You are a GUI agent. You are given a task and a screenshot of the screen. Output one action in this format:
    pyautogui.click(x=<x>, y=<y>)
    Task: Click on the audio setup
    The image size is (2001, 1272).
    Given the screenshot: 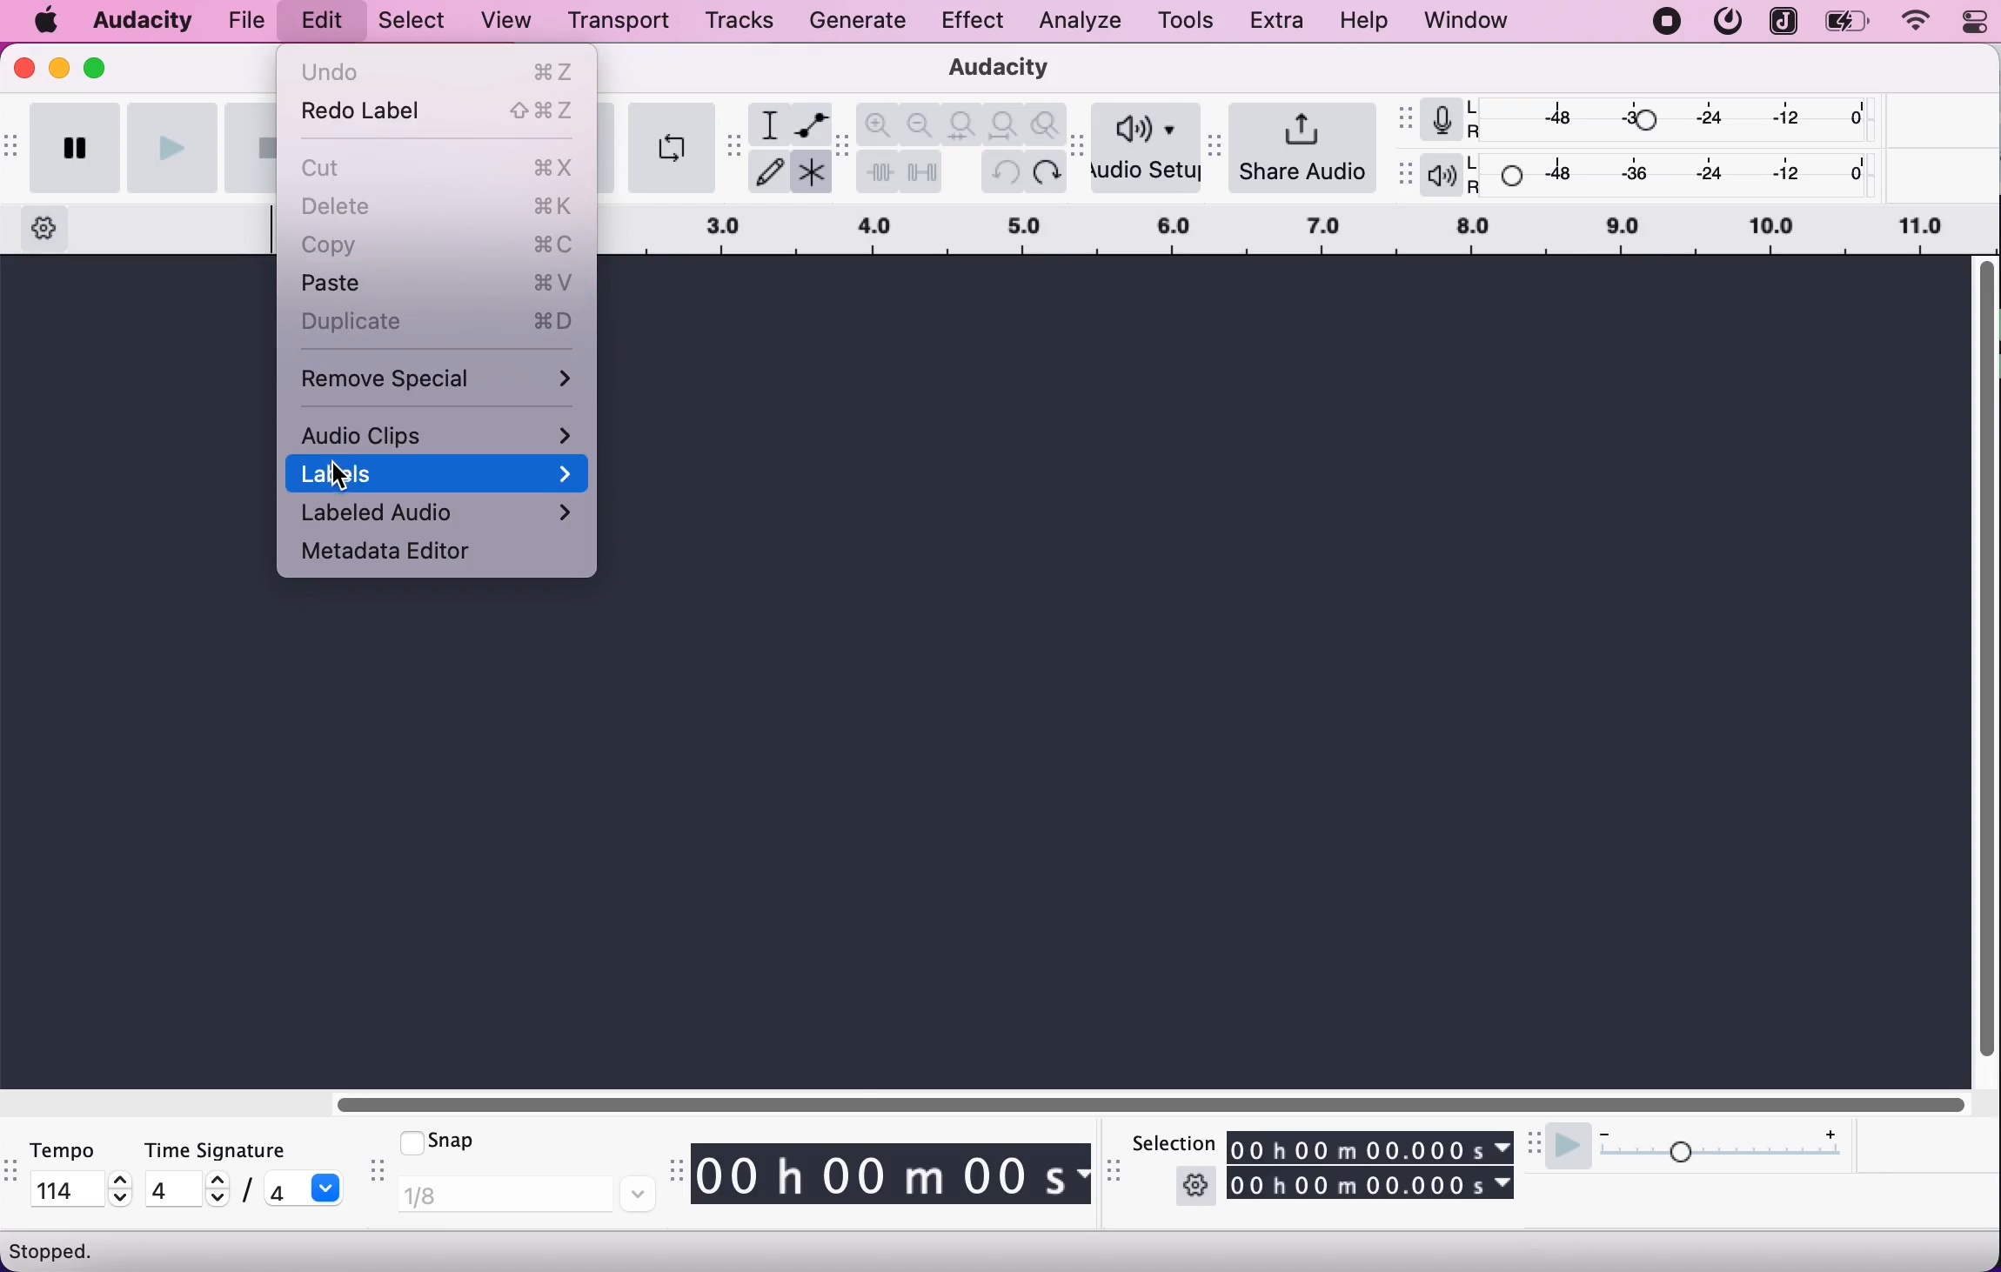 What is the action you would take?
    pyautogui.click(x=1148, y=150)
    